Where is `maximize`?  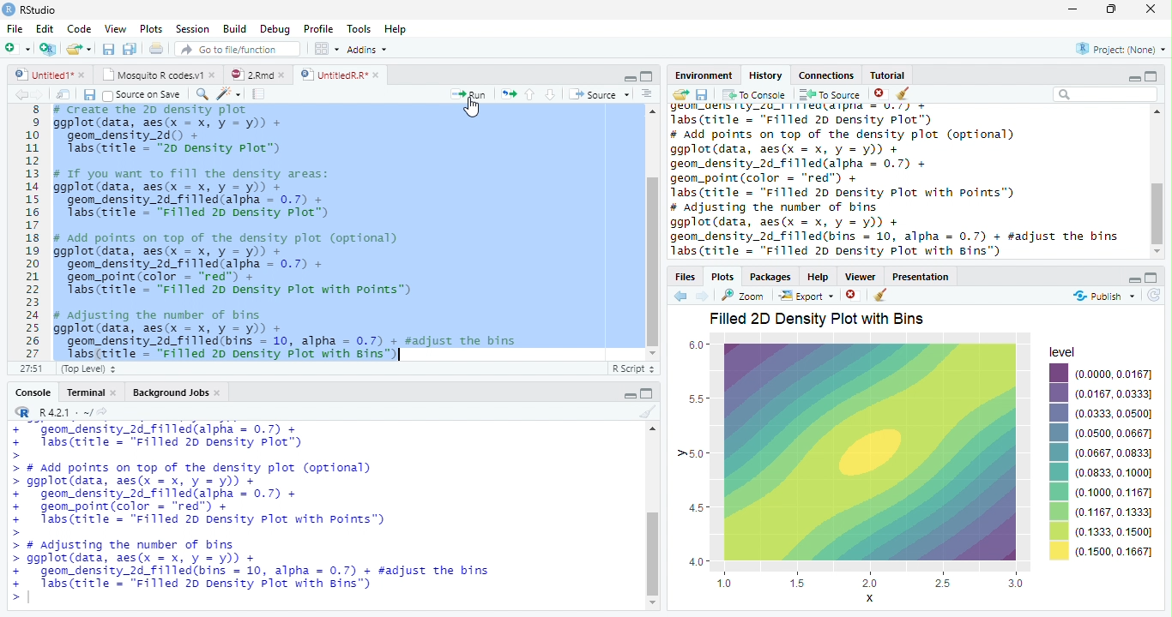
maximize is located at coordinates (647, 75).